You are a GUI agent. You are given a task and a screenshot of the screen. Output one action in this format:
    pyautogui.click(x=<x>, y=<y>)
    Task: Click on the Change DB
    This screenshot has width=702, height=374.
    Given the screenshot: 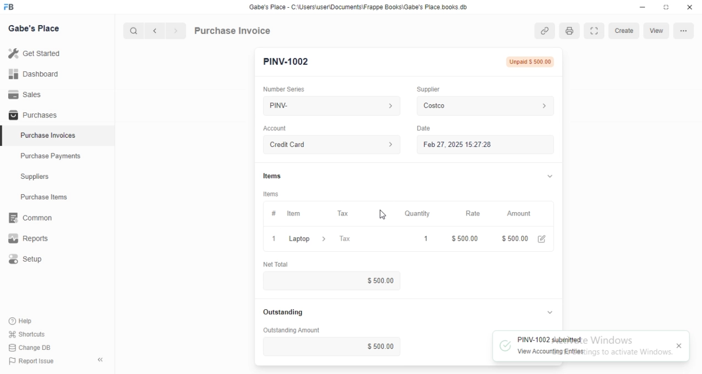 What is the action you would take?
    pyautogui.click(x=30, y=348)
    